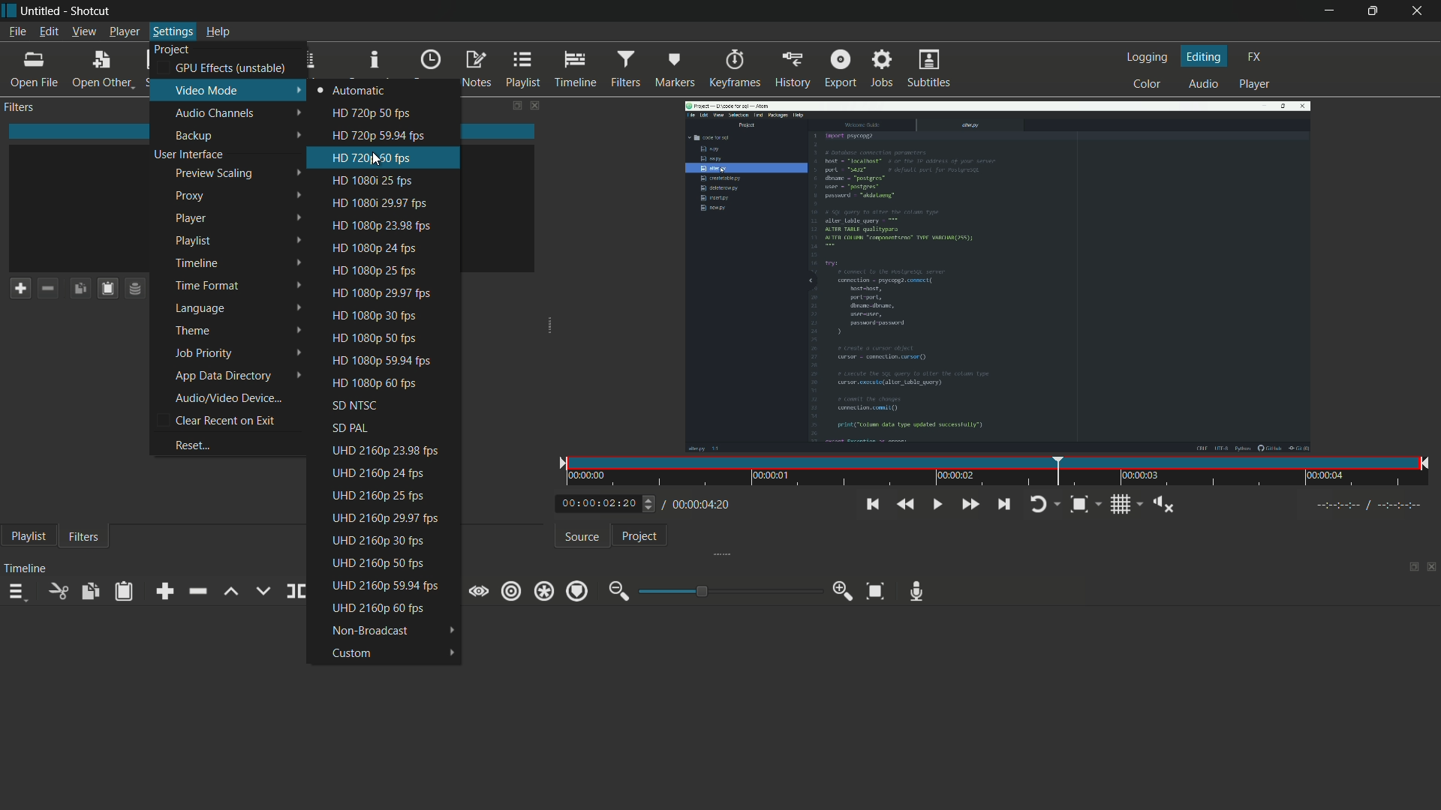 Image resolution: width=1441 pixels, height=810 pixels. What do you see at coordinates (1085, 504) in the screenshot?
I see `toggle zoom` at bounding box center [1085, 504].